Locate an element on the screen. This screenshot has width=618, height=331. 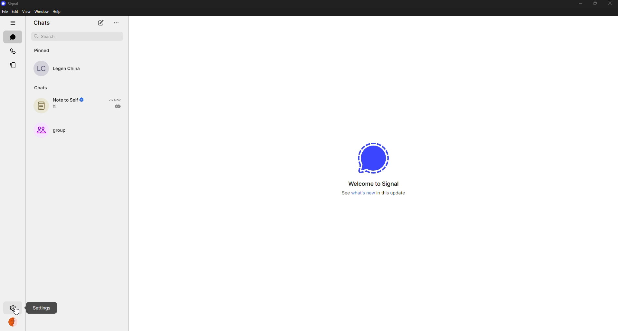
note to self is located at coordinates (63, 104).